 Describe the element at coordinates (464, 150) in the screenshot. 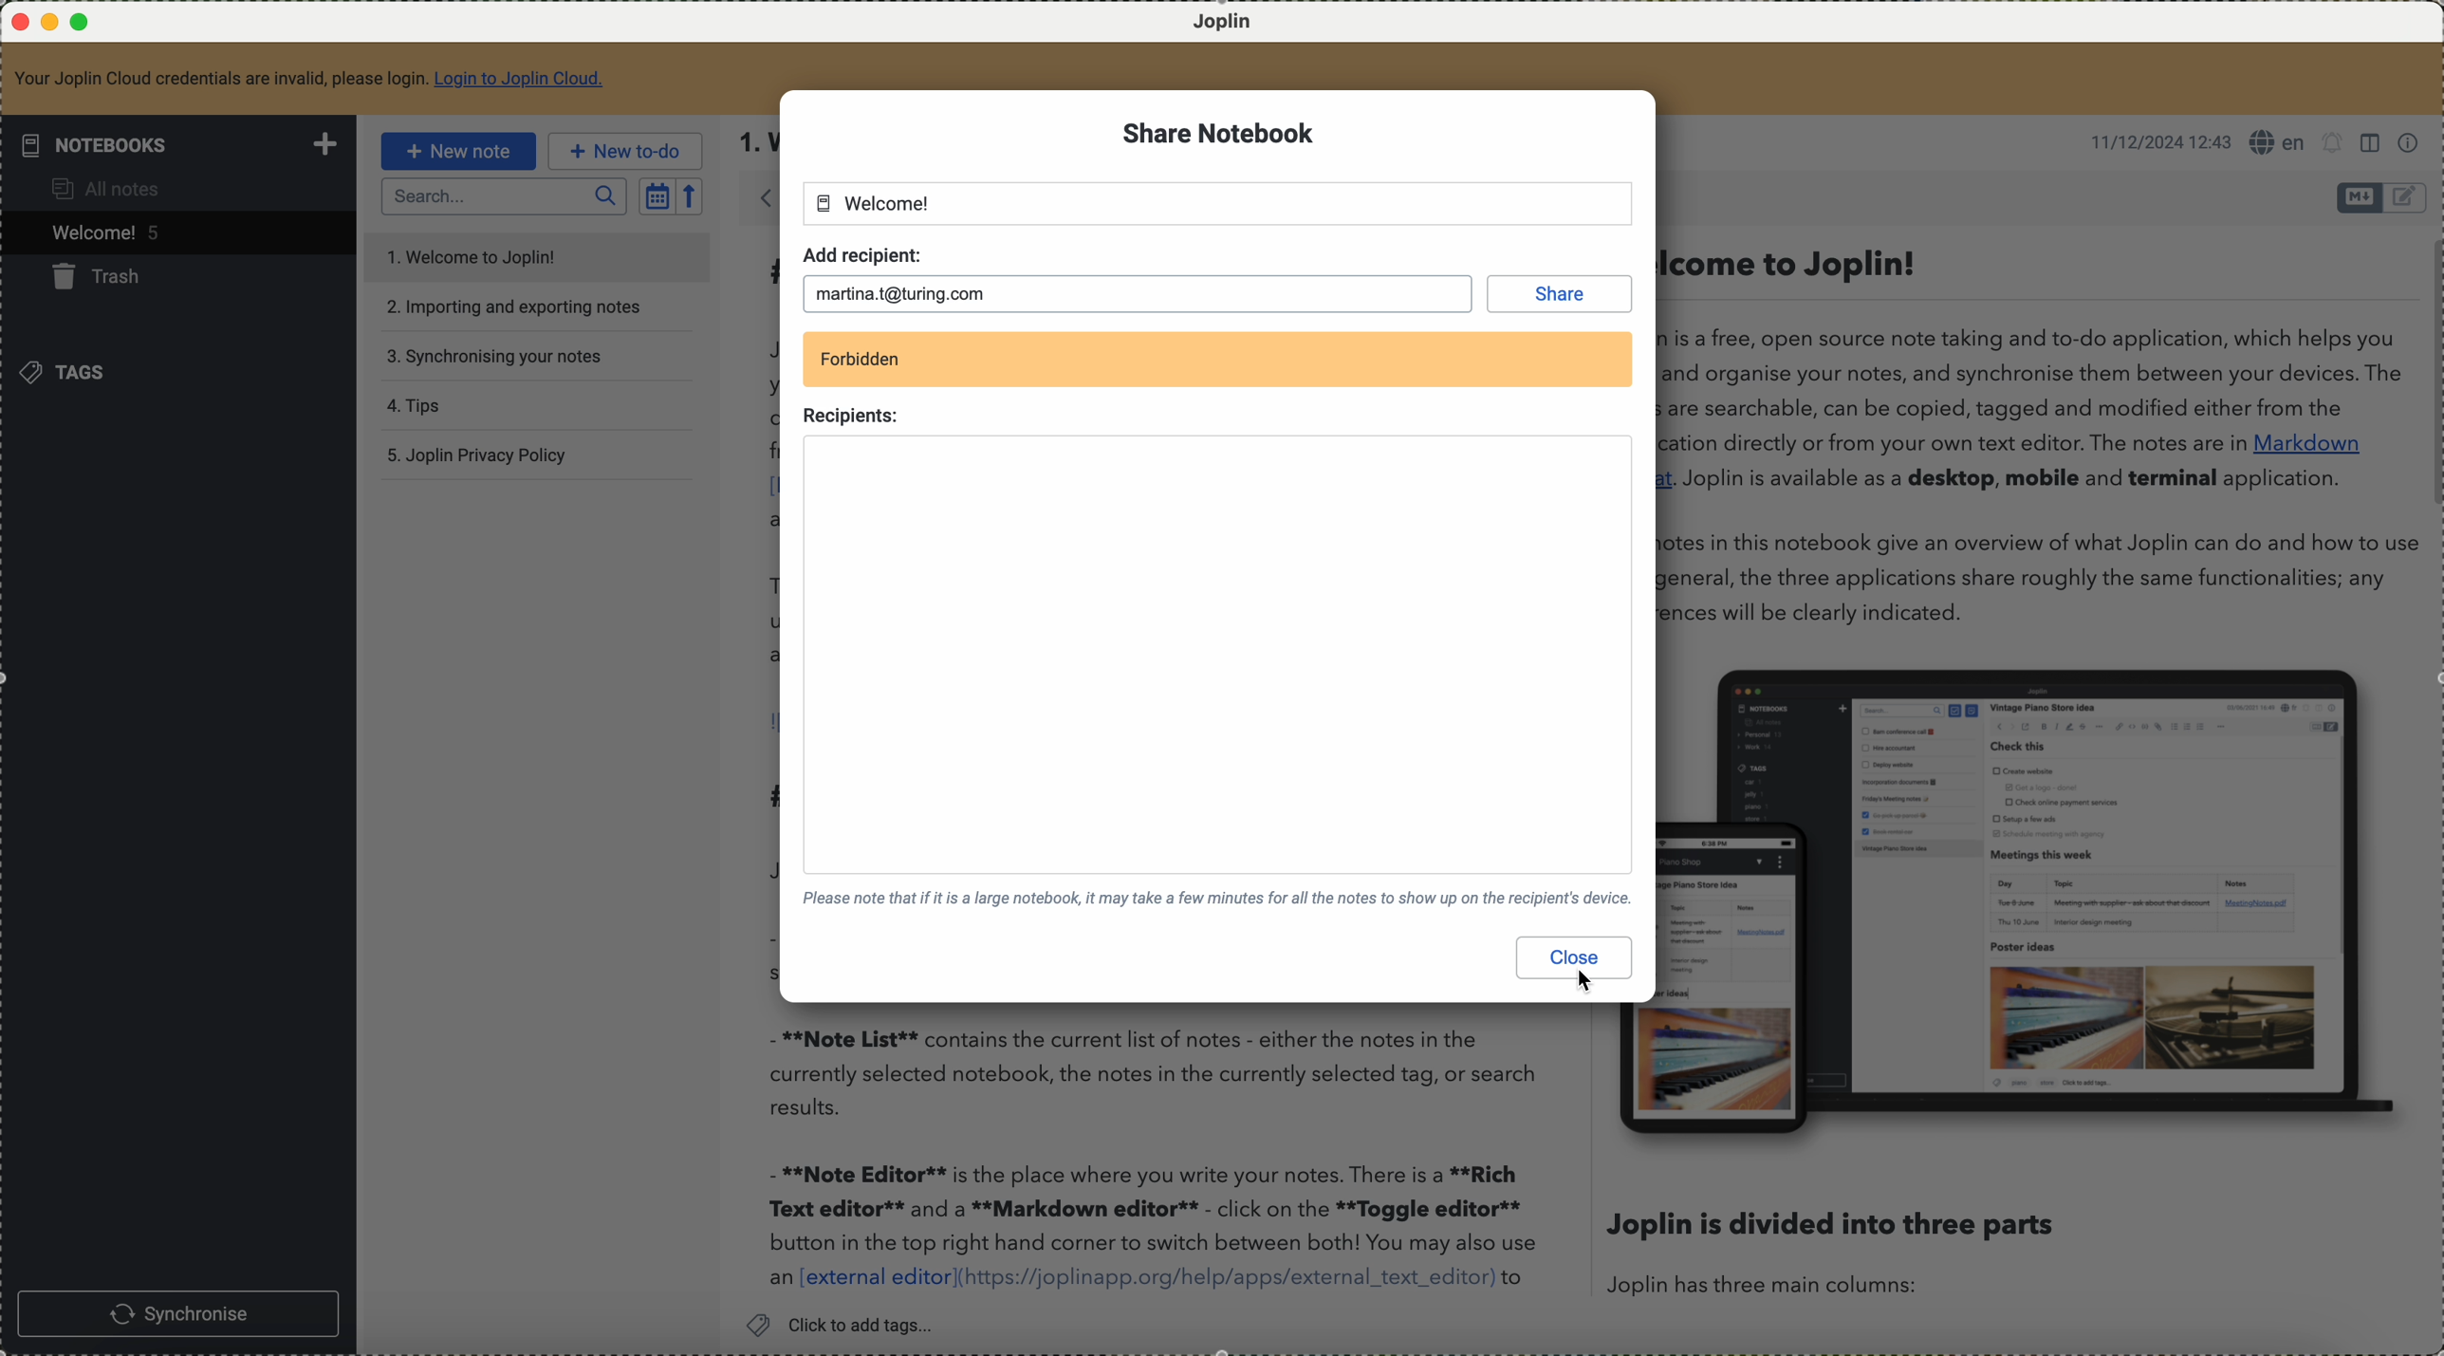

I see `new note` at that location.